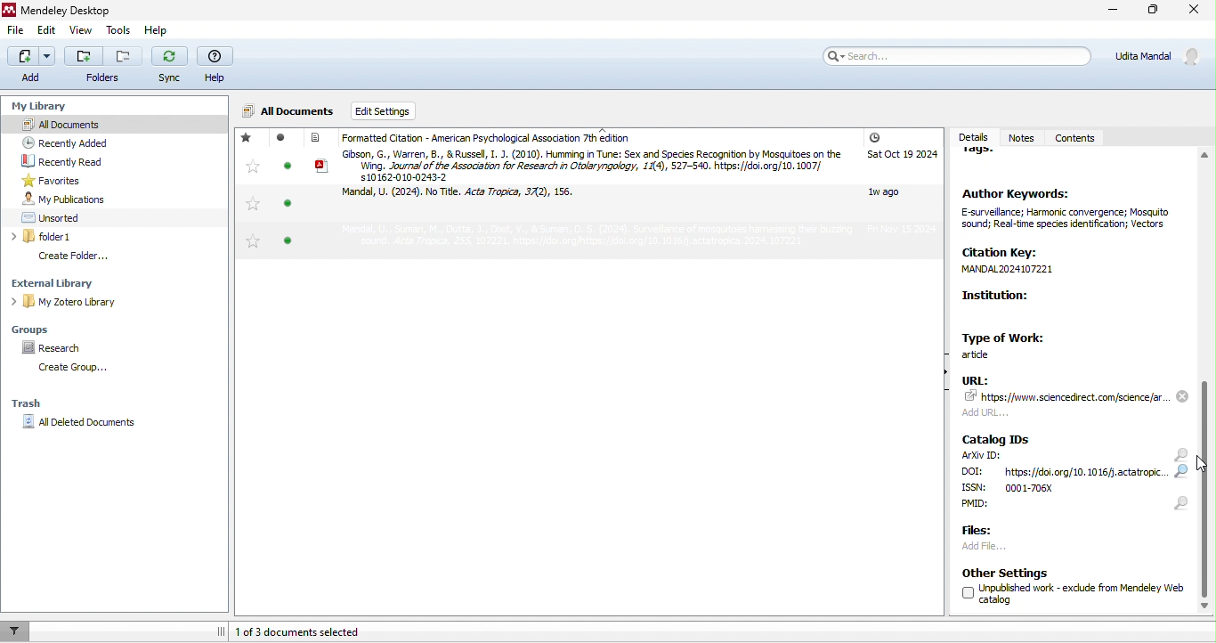 The width and height of the screenshot is (1216, 643). What do you see at coordinates (467, 197) in the screenshot?
I see `article by Mandal et al, 2024` at bounding box center [467, 197].